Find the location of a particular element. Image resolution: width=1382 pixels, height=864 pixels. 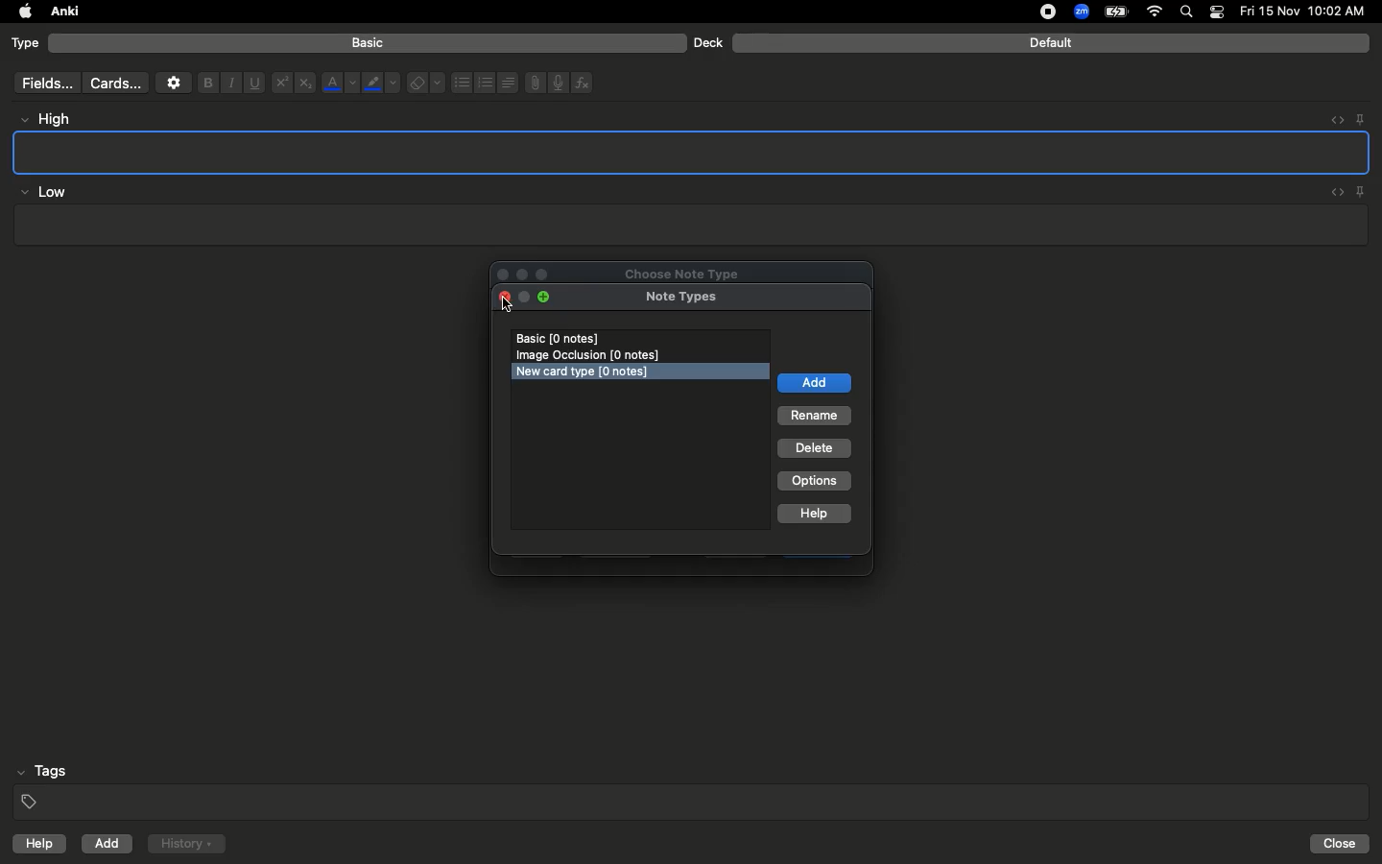

Note Types is located at coordinates (681, 299).